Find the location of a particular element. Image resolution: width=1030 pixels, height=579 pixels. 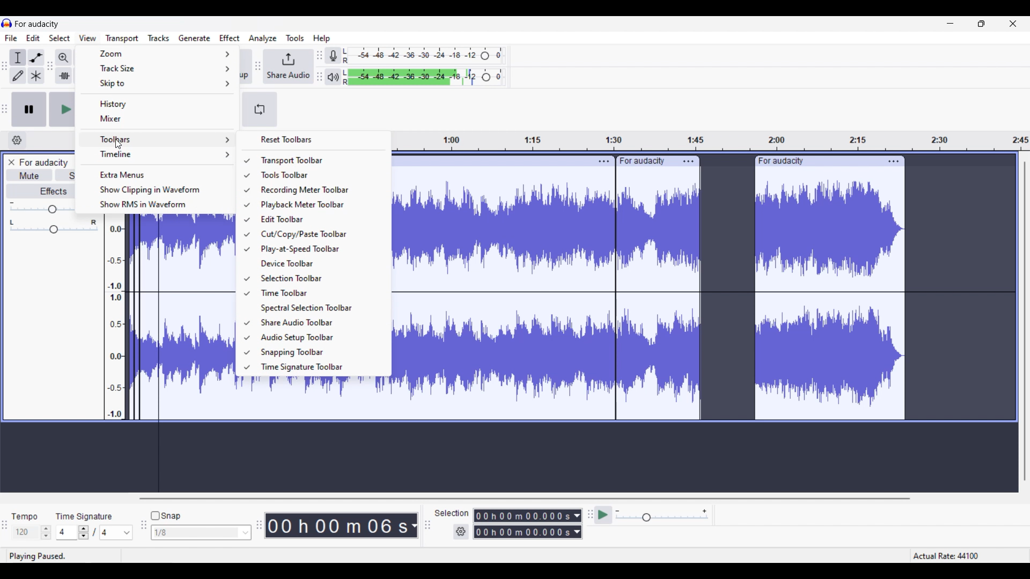

Checks indicate toolbar selected is located at coordinates (246, 264).